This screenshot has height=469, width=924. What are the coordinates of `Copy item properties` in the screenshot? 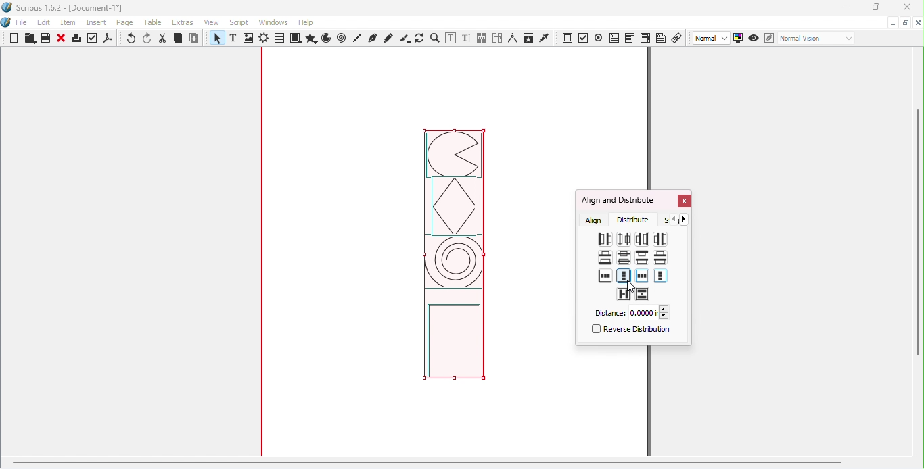 It's located at (528, 38).